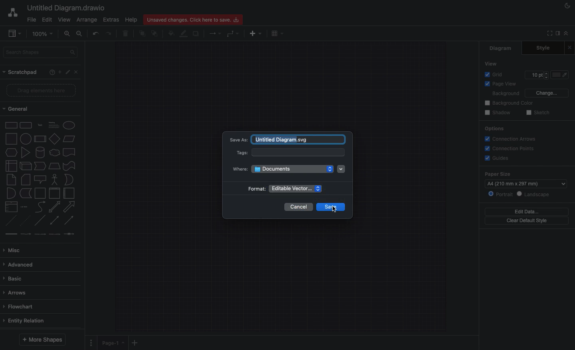  I want to click on Page view, so click(501, 84).